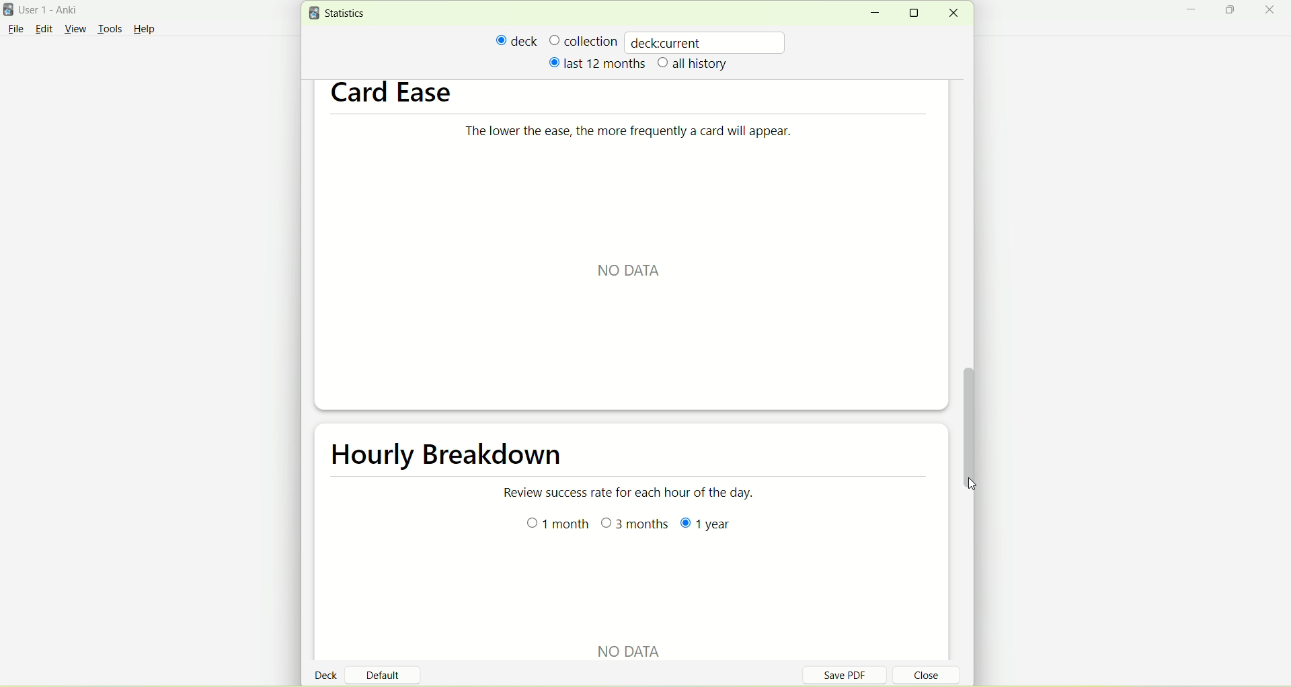 This screenshot has height=687, width=1291. Describe the element at coordinates (596, 63) in the screenshot. I see `last 12 months` at that location.